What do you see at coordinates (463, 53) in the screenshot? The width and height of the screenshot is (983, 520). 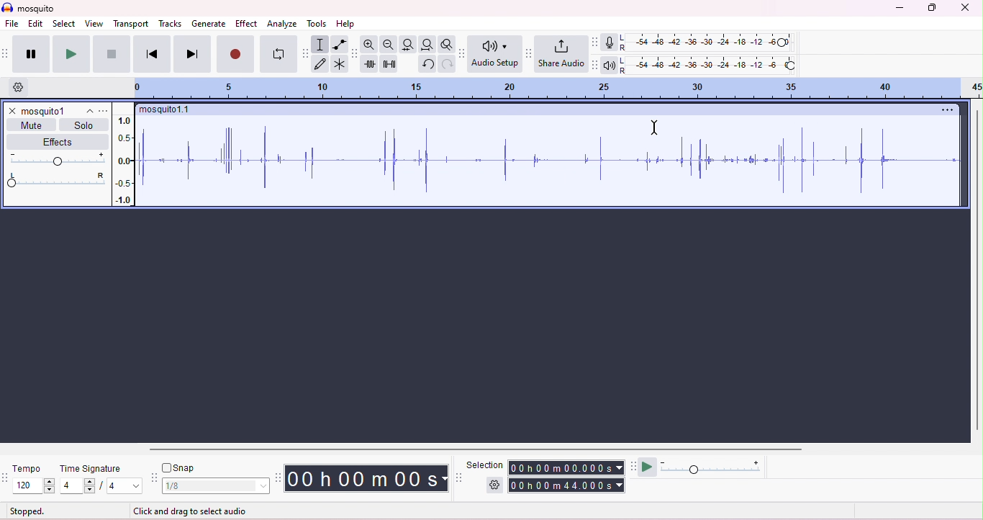 I see `audio set up tool bar` at bounding box center [463, 53].